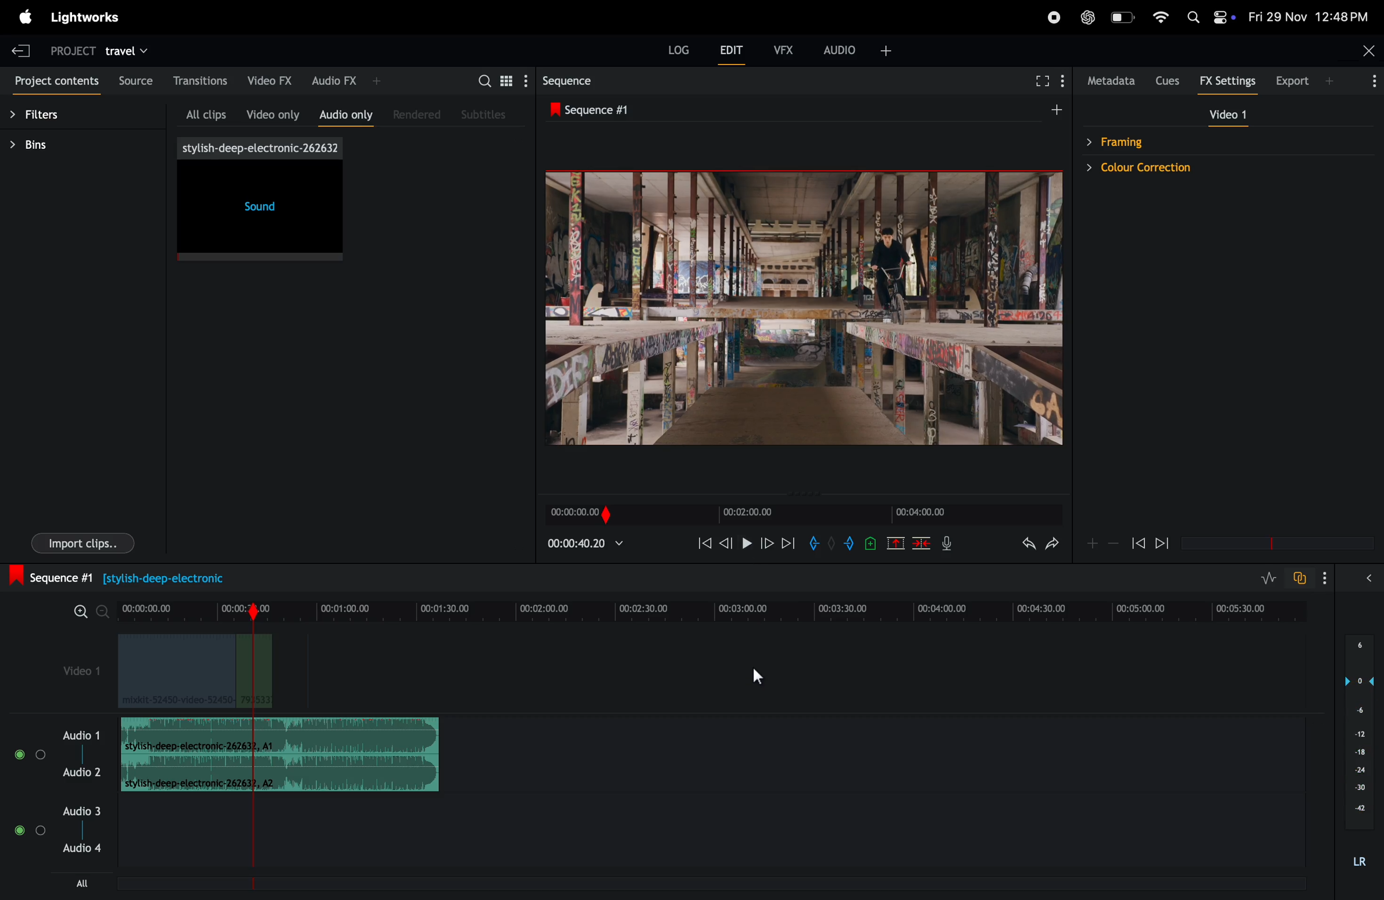 This screenshot has height=900, width=1384. I want to click on search, so click(483, 79).